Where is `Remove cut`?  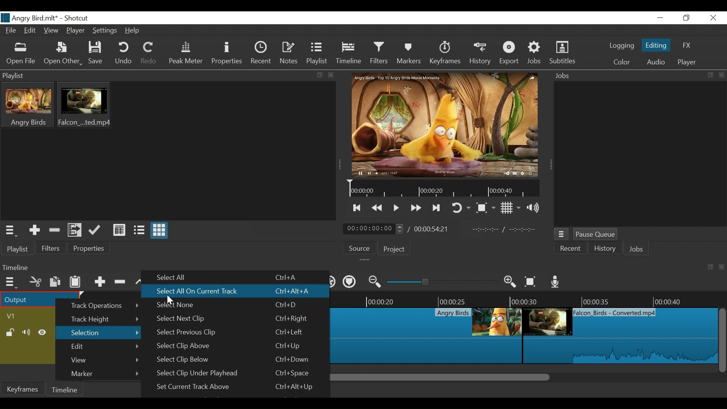 Remove cut is located at coordinates (55, 230).